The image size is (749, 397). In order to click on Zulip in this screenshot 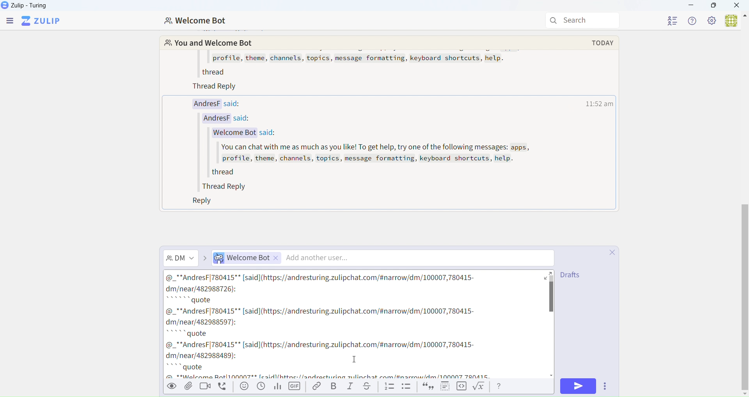, I will do `click(42, 22)`.